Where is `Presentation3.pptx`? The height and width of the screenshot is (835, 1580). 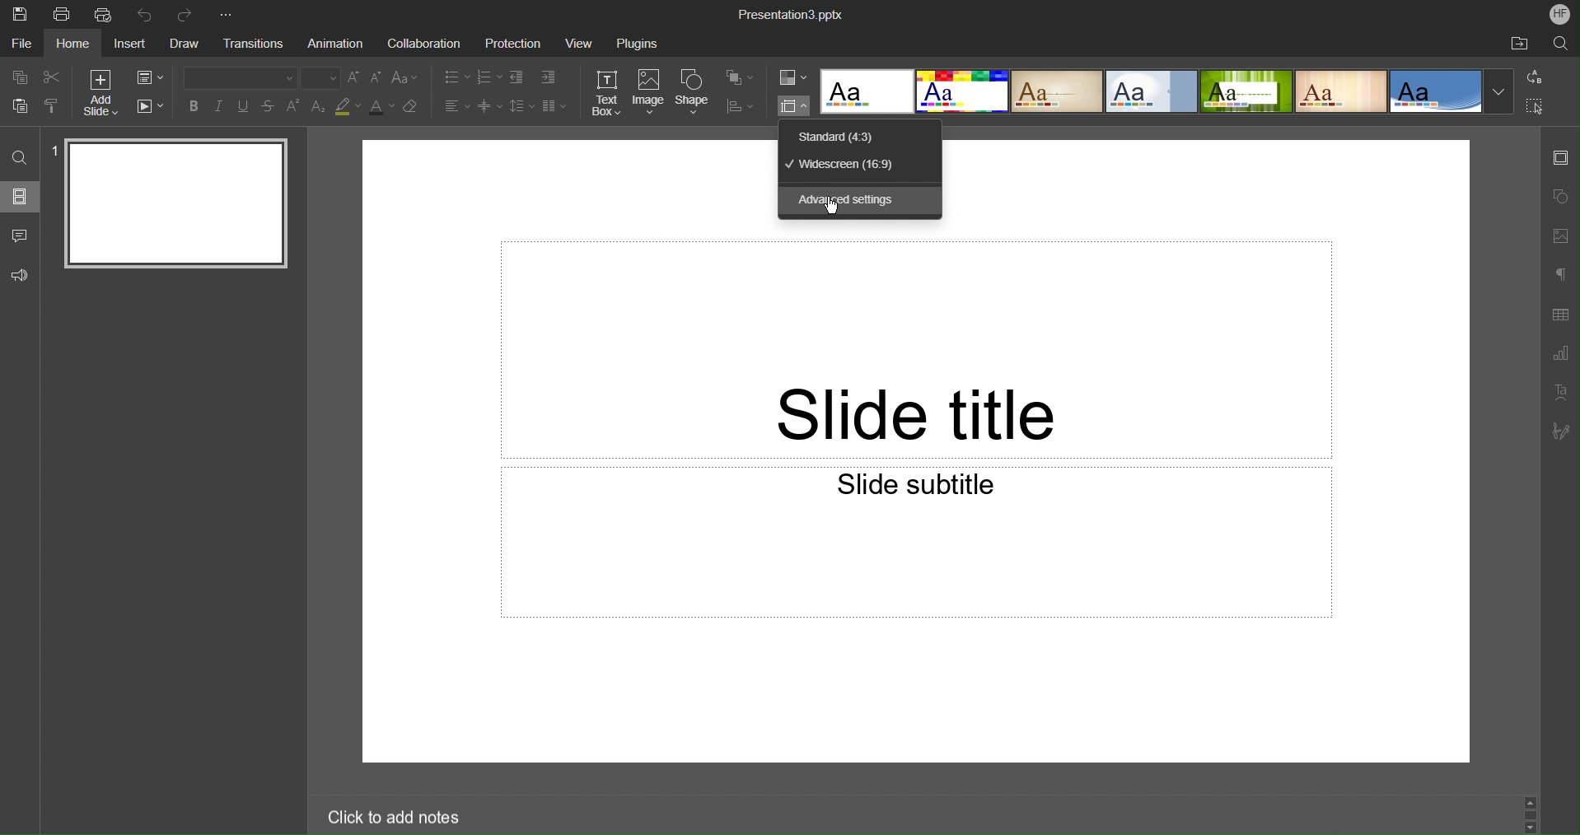
Presentation3.pptx is located at coordinates (792, 14).